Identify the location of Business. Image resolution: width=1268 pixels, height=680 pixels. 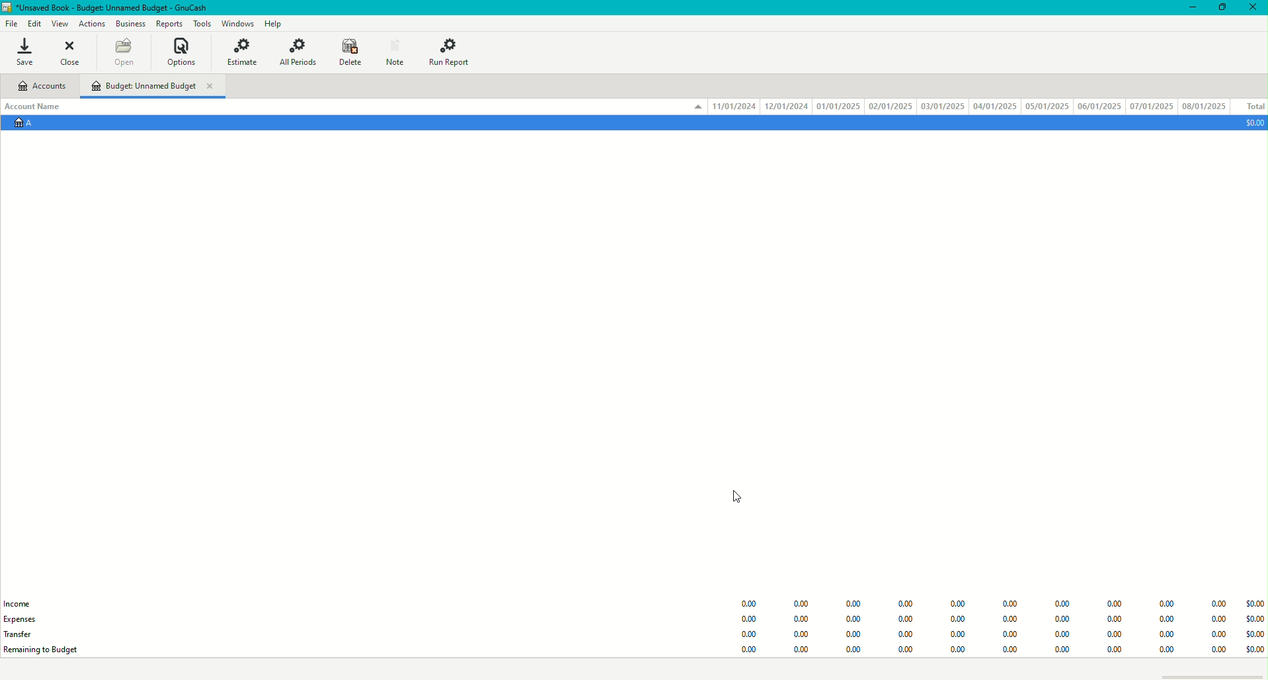
(131, 23).